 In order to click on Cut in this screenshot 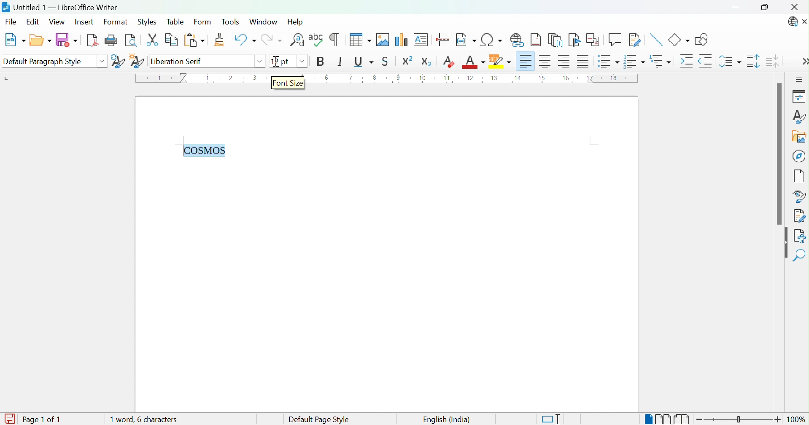, I will do `click(153, 40)`.